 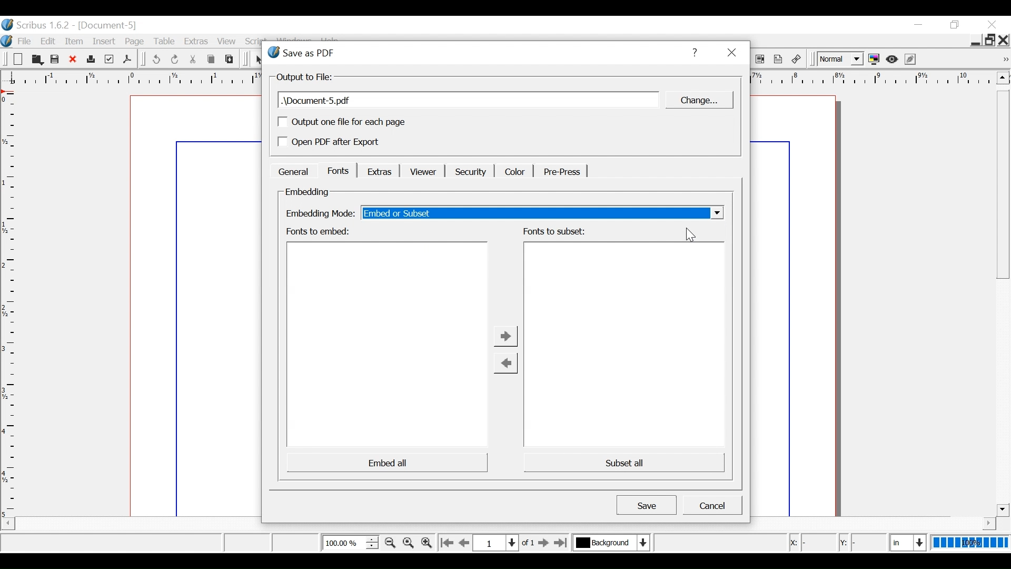 What do you see at coordinates (760, 60) in the screenshot?
I see `PDF List Box ` at bounding box center [760, 60].